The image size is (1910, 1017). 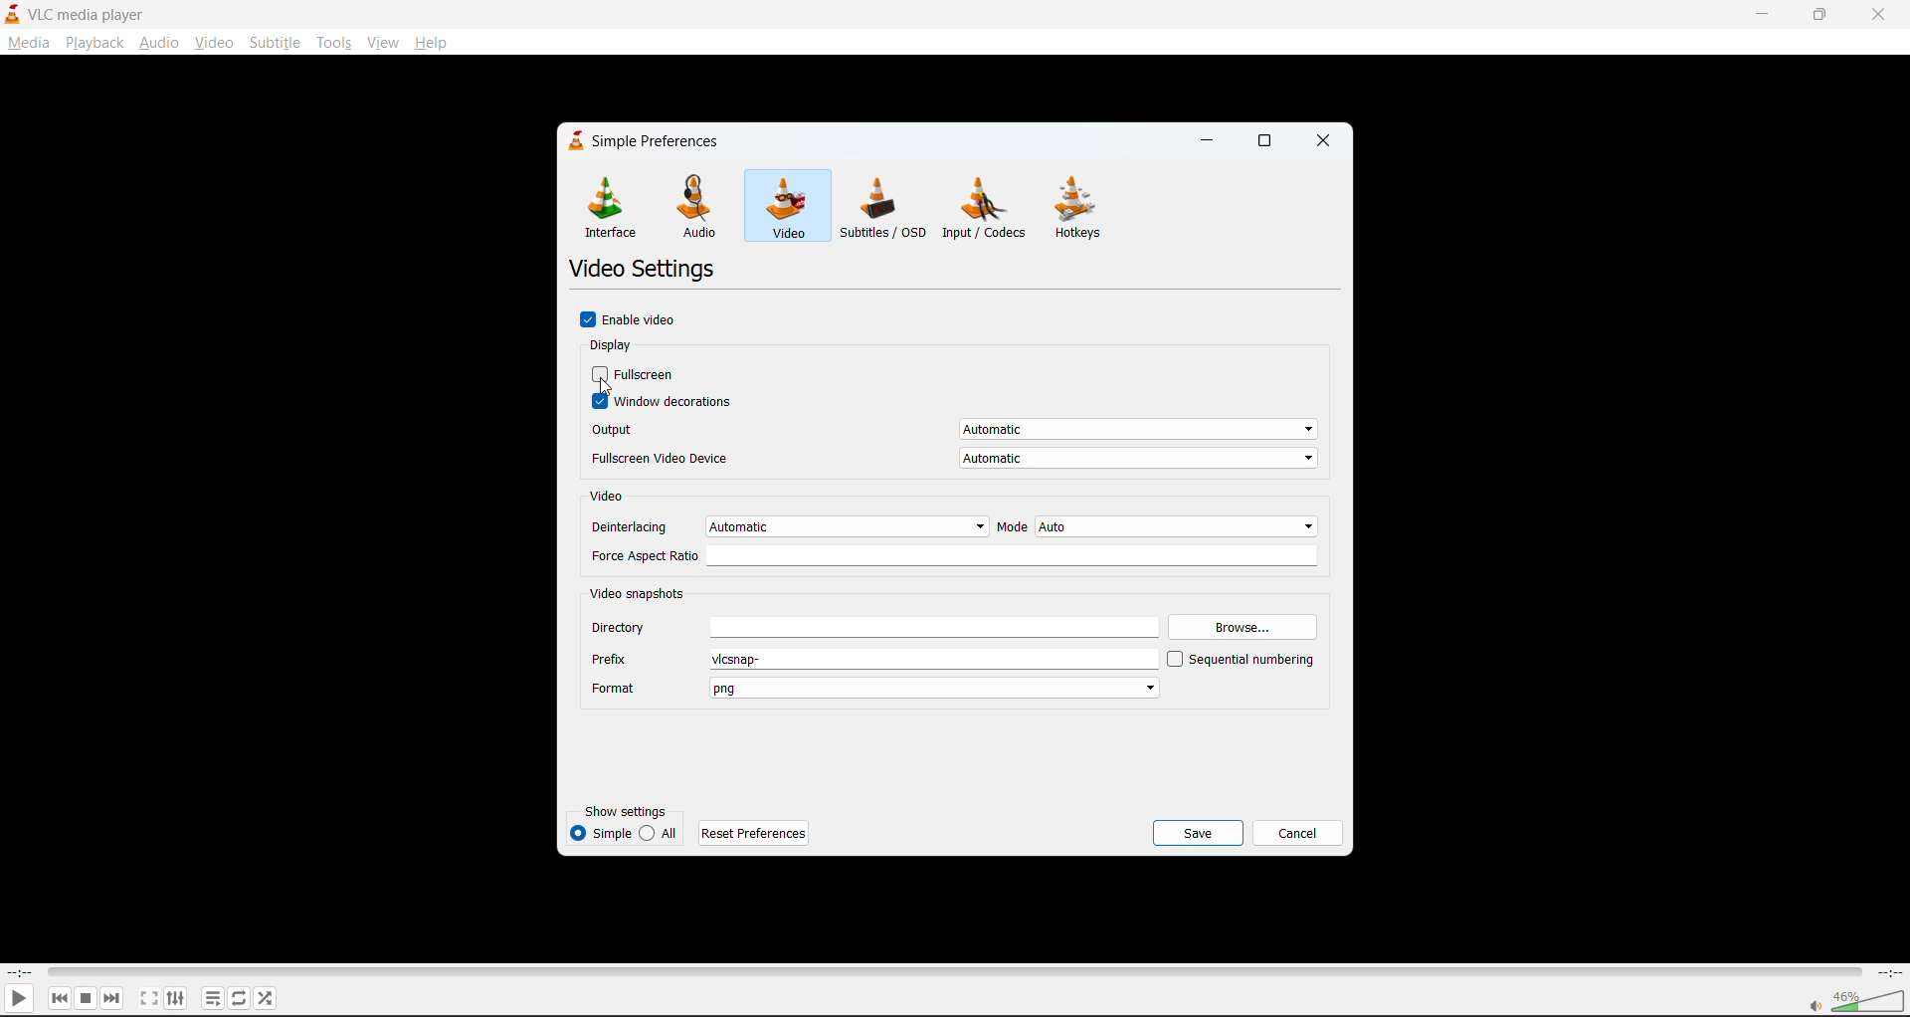 What do you see at coordinates (383, 43) in the screenshot?
I see `view` at bounding box center [383, 43].